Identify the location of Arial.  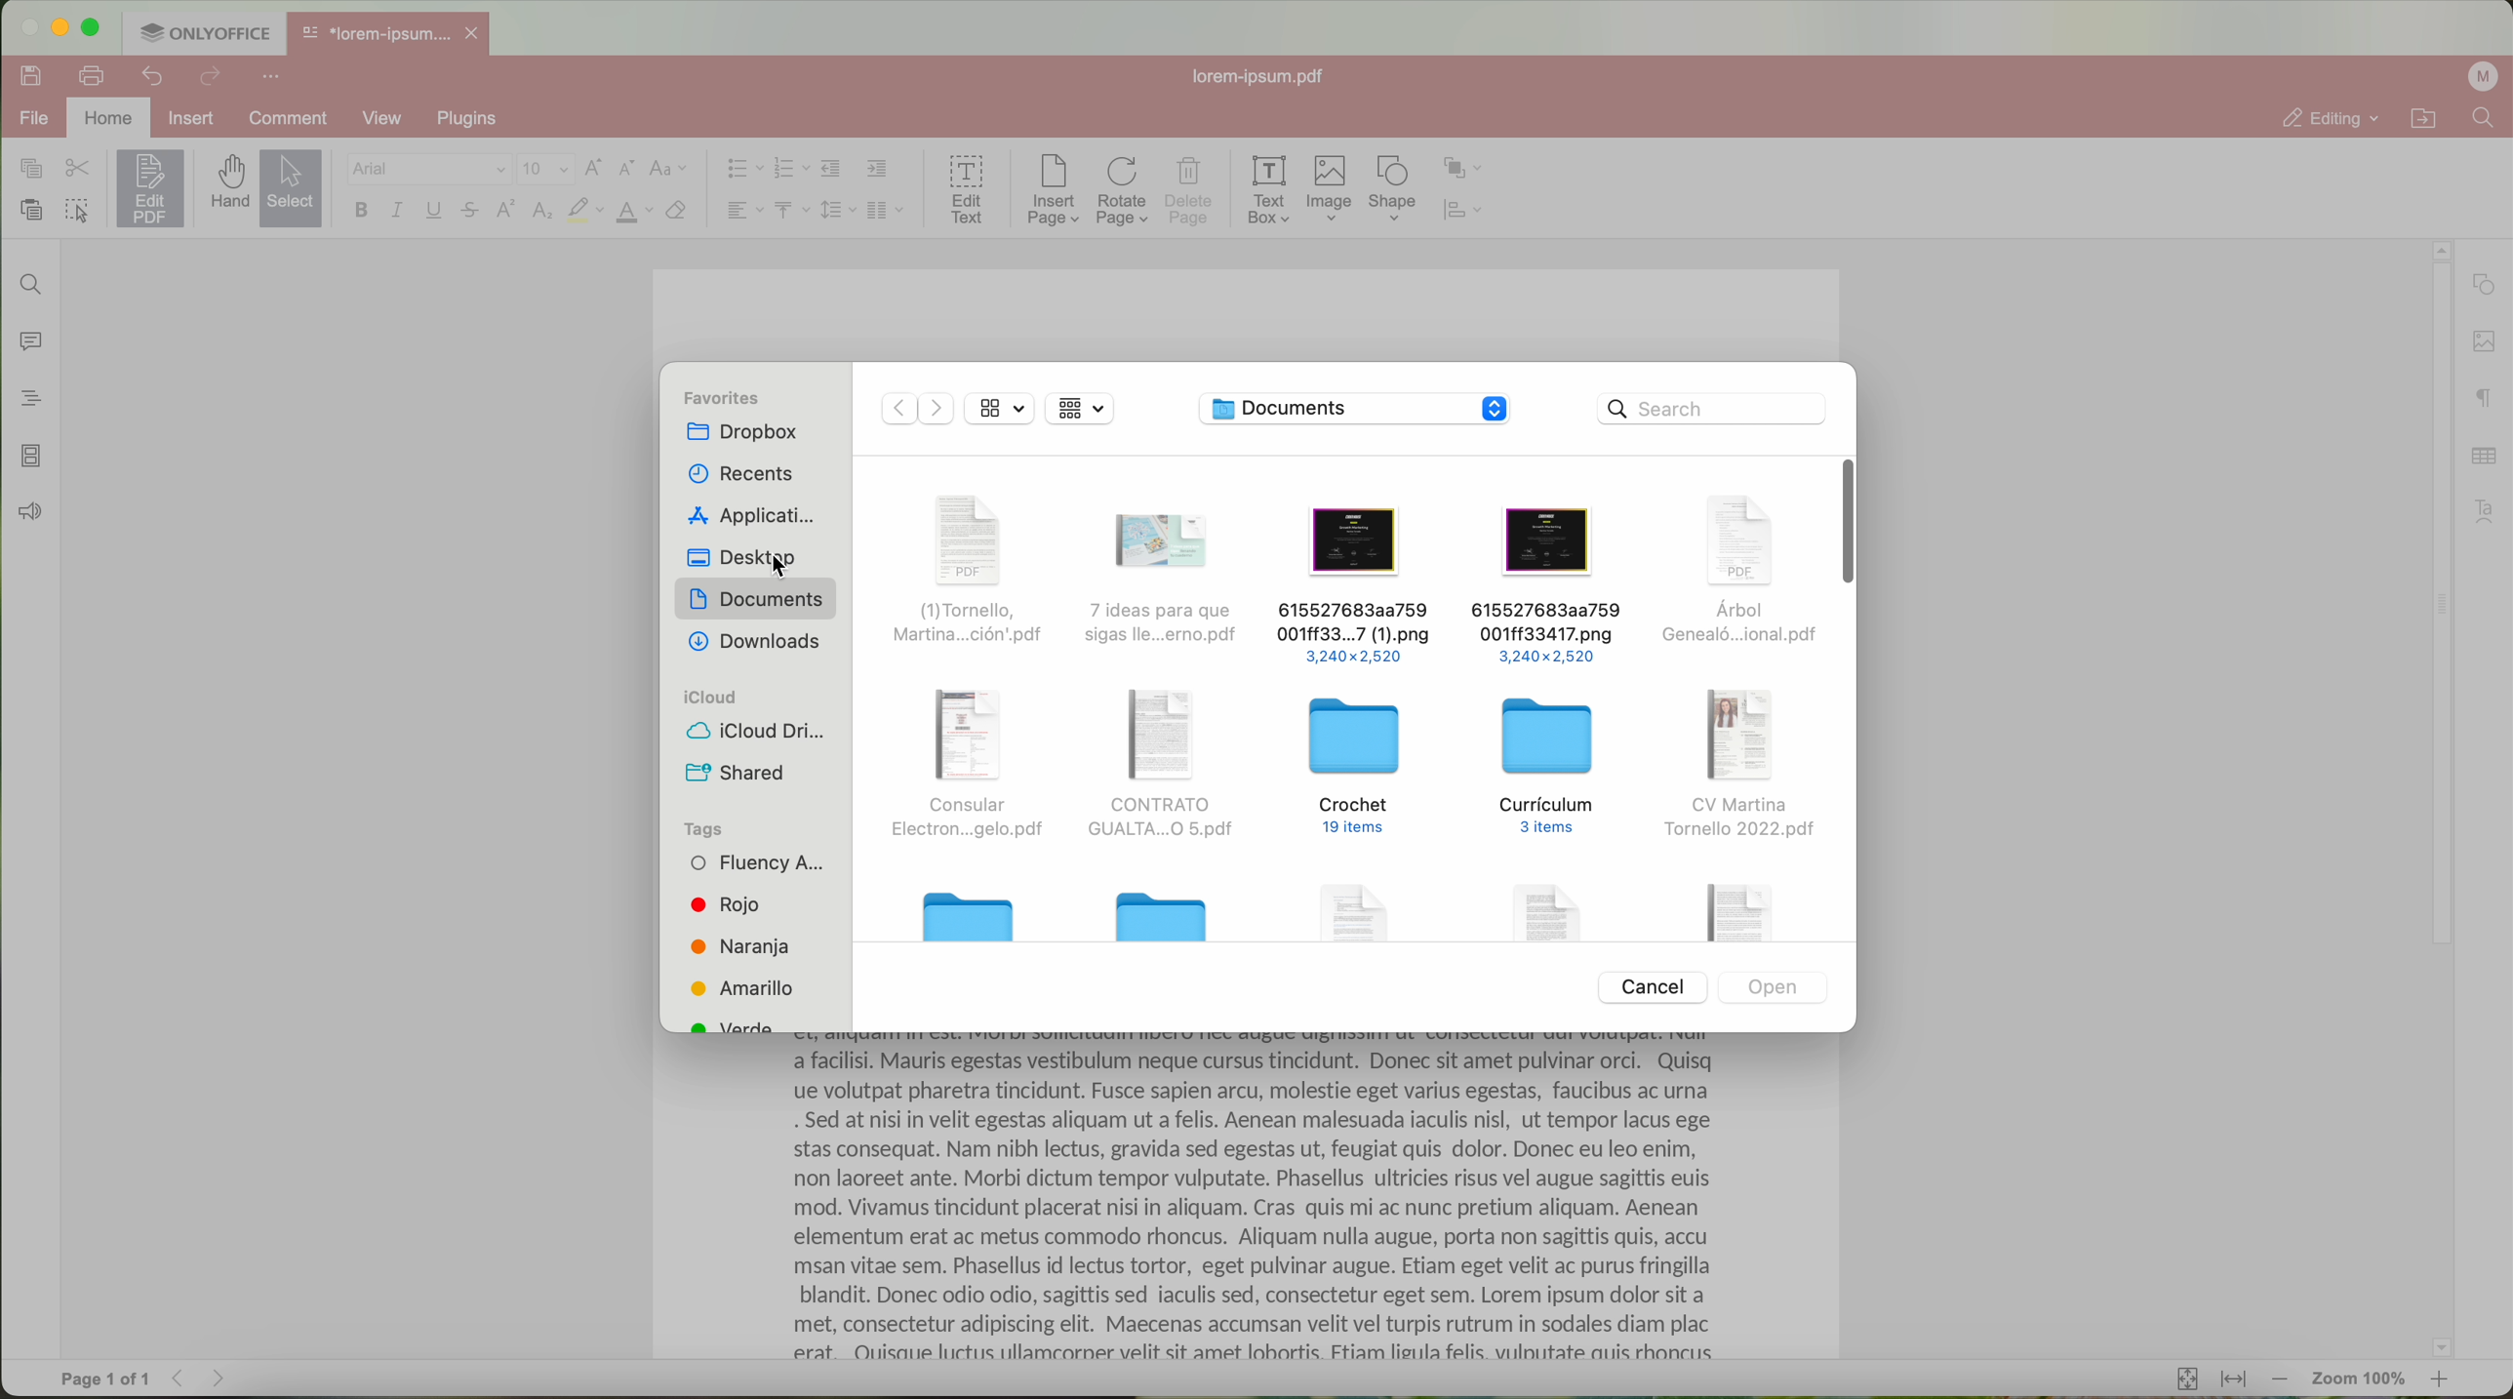
(426, 170).